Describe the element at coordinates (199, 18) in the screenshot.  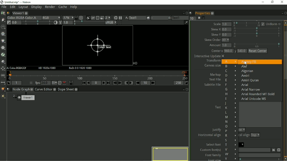
I see `Clear all panels` at that location.